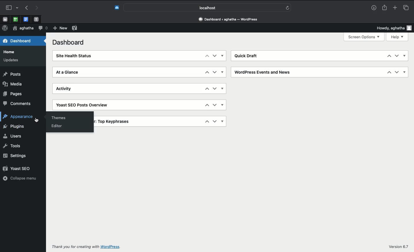  Describe the element at coordinates (396, 56) in the screenshot. I see `Down` at that location.